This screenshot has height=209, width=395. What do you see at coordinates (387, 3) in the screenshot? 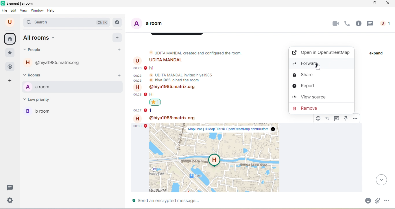
I see `close` at bounding box center [387, 3].